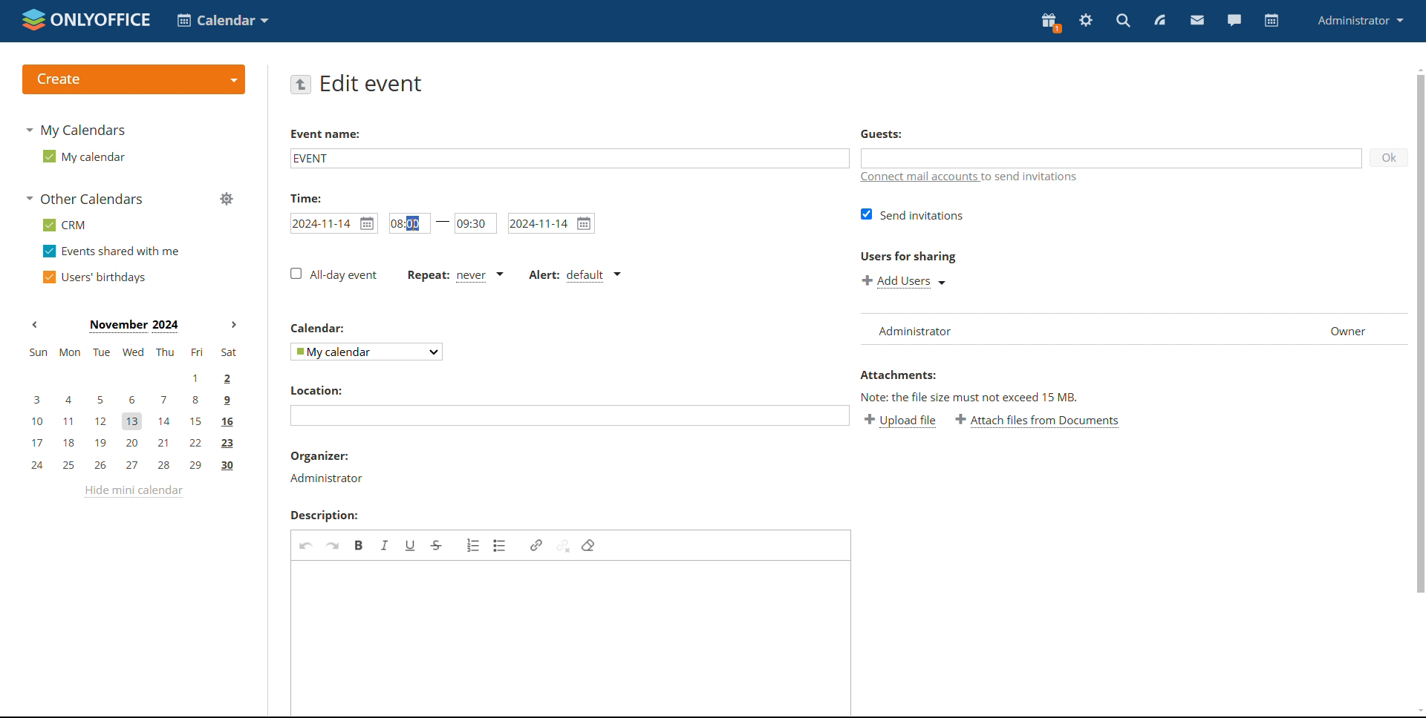 The width and height of the screenshot is (1426, 718). What do you see at coordinates (325, 479) in the screenshot?
I see `Administrator` at bounding box center [325, 479].